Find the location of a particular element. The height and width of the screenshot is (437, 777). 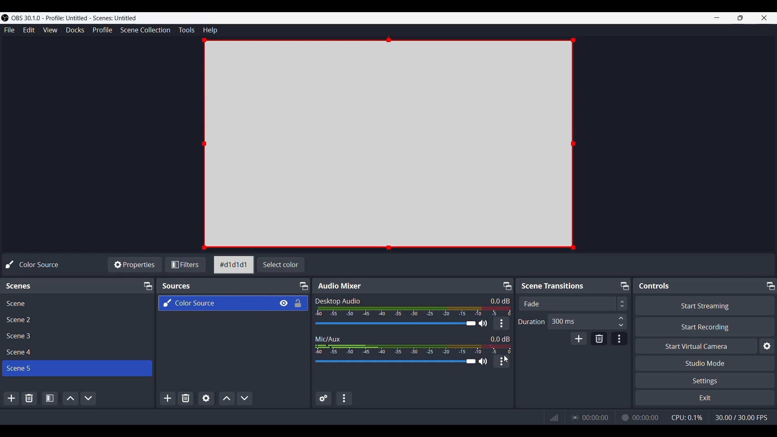

Recording is located at coordinates (624, 417).